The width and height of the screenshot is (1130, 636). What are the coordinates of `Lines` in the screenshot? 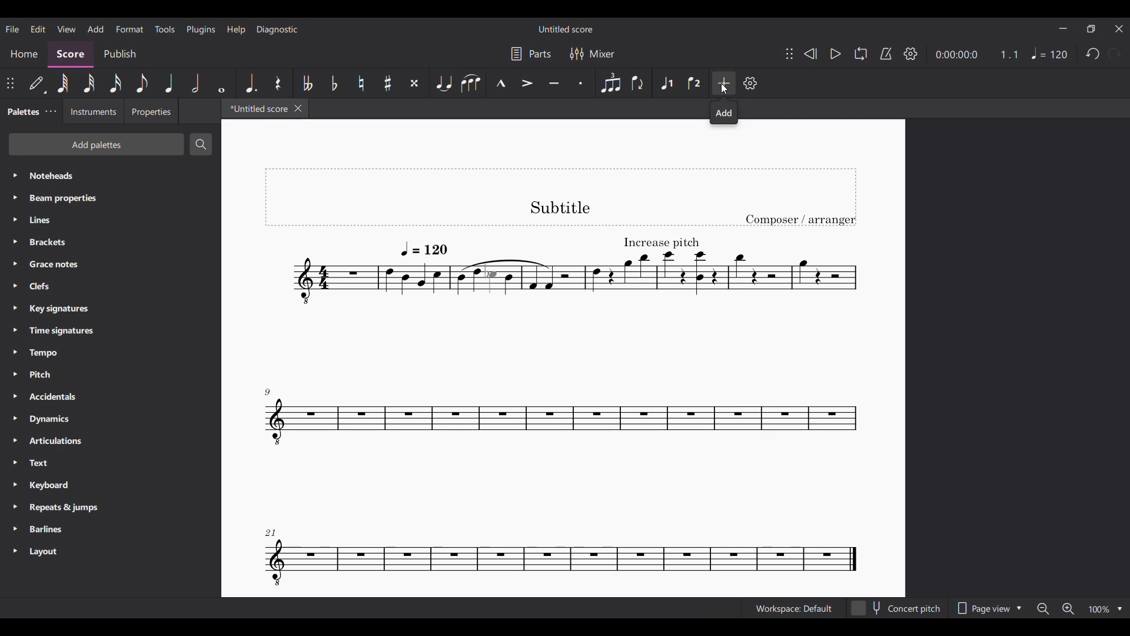 It's located at (111, 220).